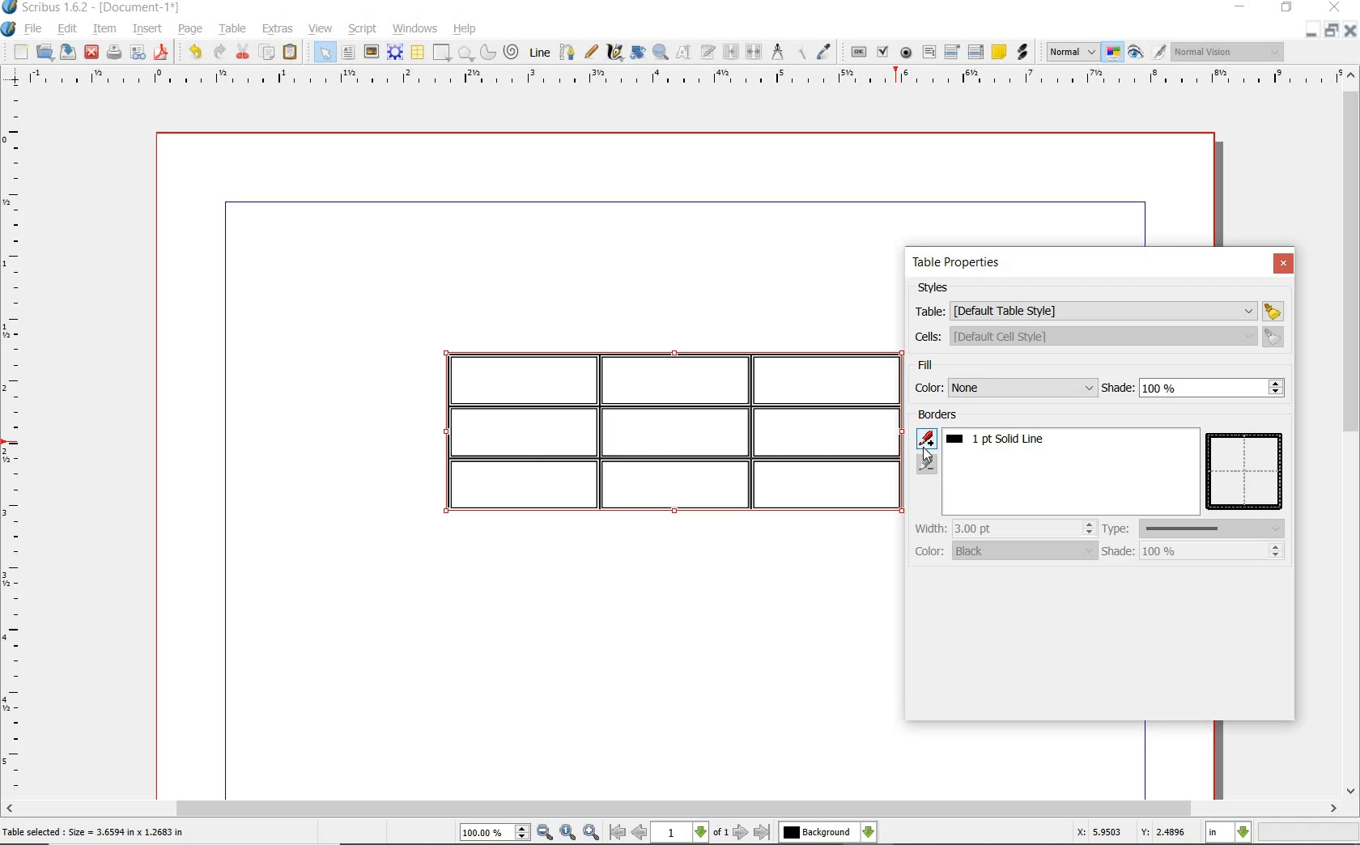 The image size is (1360, 845). I want to click on cut, so click(244, 53).